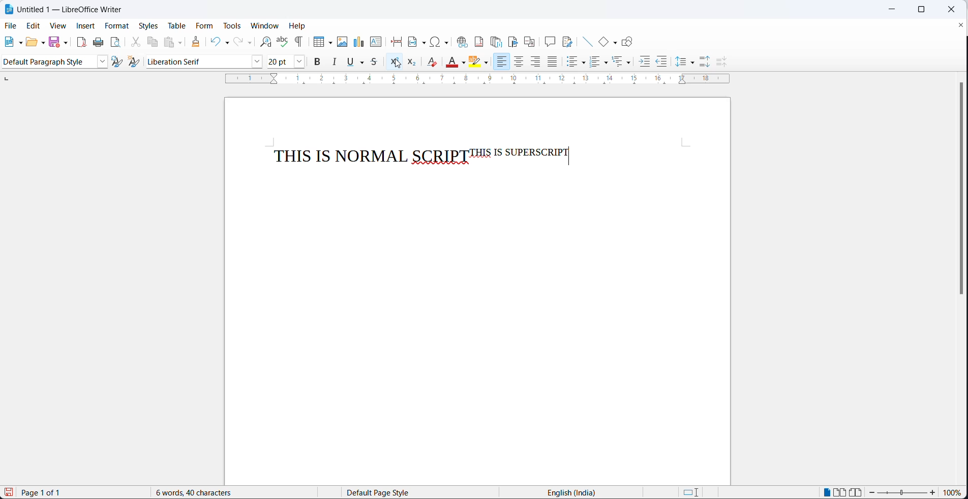  What do you see at coordinates (858, 492) in the screenshot?
I see `book view` at bounding box center [858, 492].